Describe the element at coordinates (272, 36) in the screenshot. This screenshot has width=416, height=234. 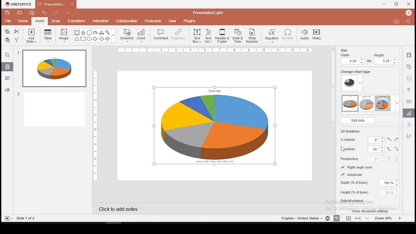
I see `equation` at that location.